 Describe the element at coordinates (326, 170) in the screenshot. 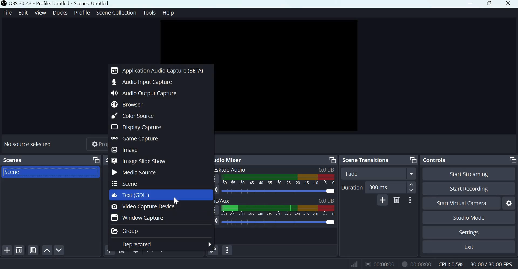

I see `0.0 dB` at that location.